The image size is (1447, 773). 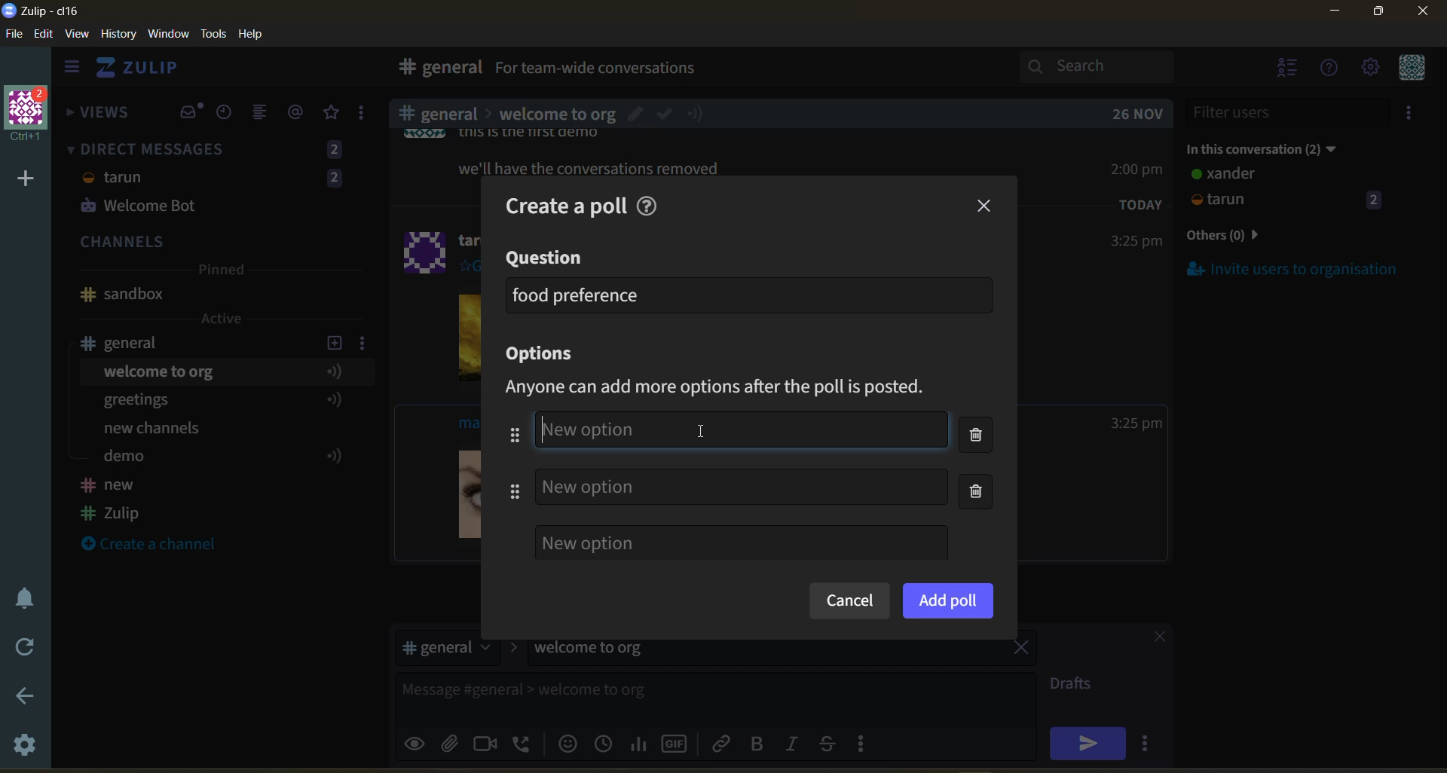 I want to click on send, so click(x=1088, y=743).